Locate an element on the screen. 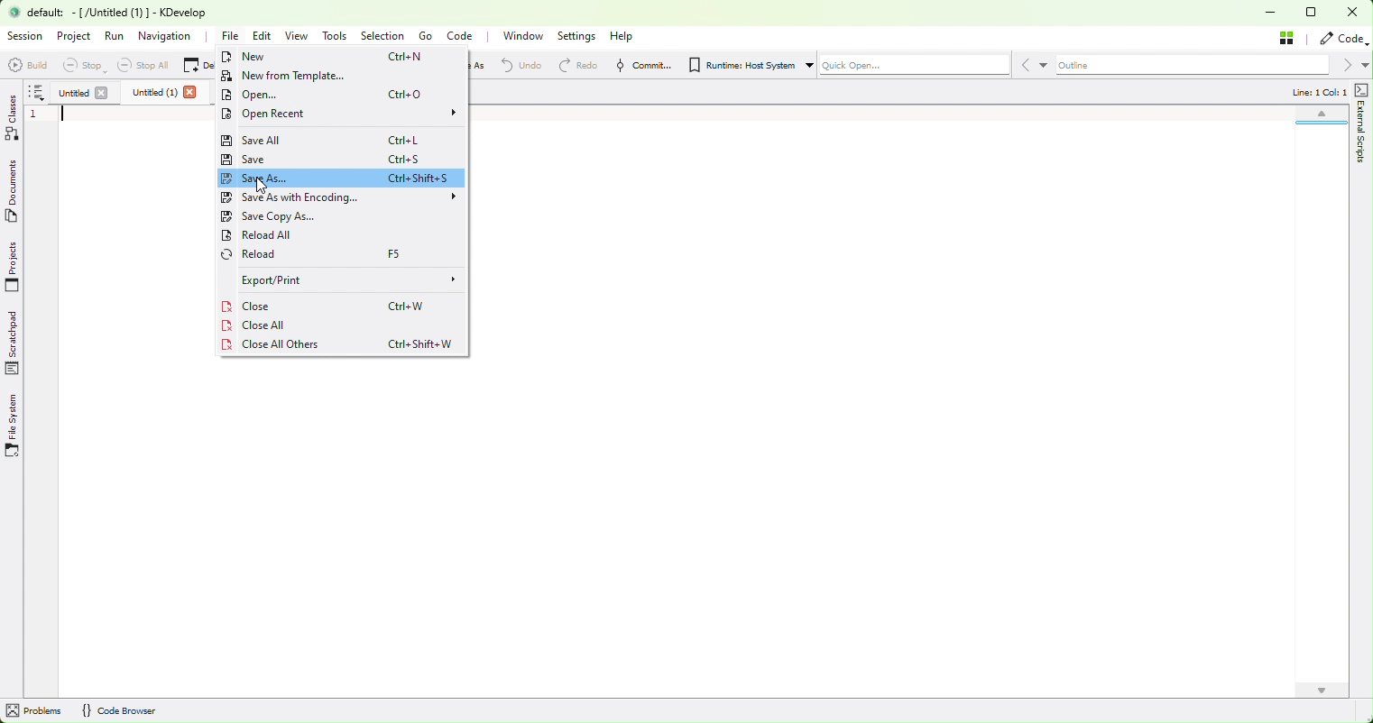 Image resolution: width=1373 pixels, height=723 pixels. Runtime is located at coordinates (745, 66).